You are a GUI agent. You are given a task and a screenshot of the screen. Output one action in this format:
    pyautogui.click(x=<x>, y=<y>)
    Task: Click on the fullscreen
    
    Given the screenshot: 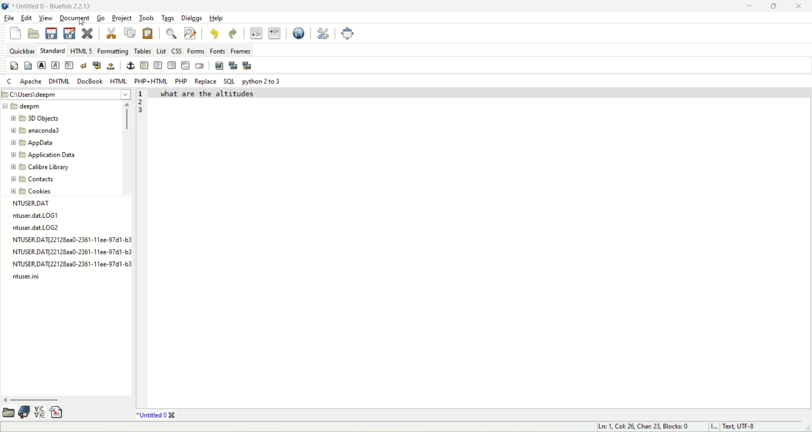 What is the action you would take?
    pyautogui.click(x=348, y=33)
    